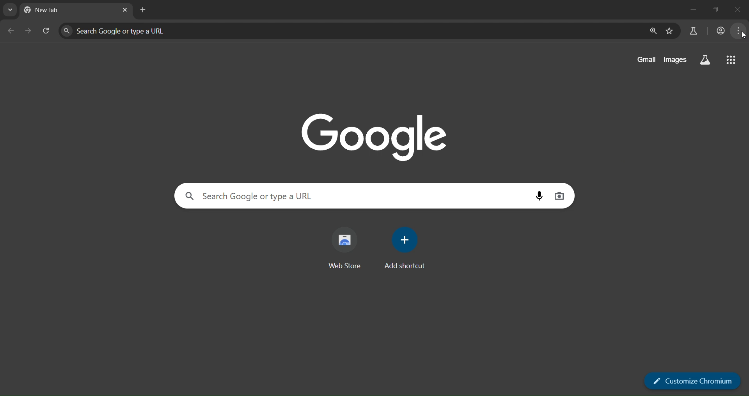  I want to click on Search Google or type a URL, so click(355, 196).